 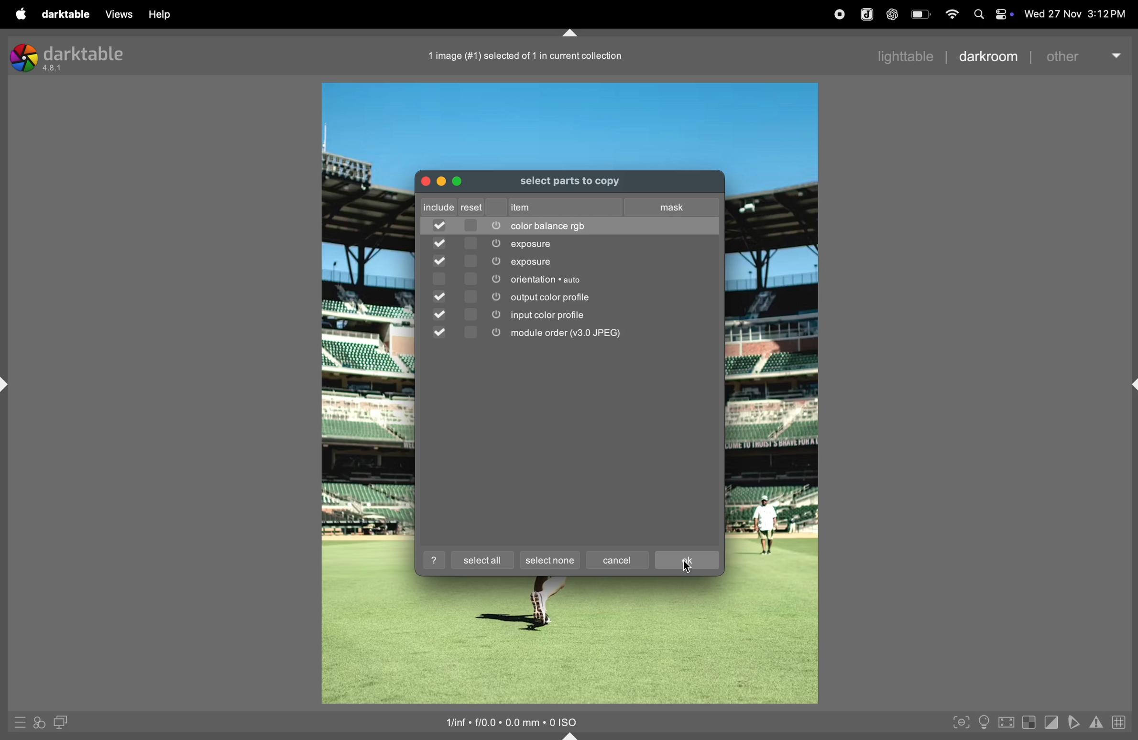 I want to click on check box, so click(x=441, y=279).